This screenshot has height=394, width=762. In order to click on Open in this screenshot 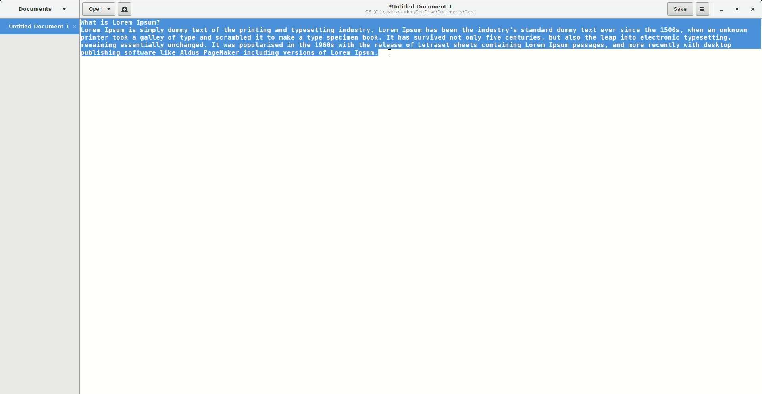, I will do `click(99, 9)`.